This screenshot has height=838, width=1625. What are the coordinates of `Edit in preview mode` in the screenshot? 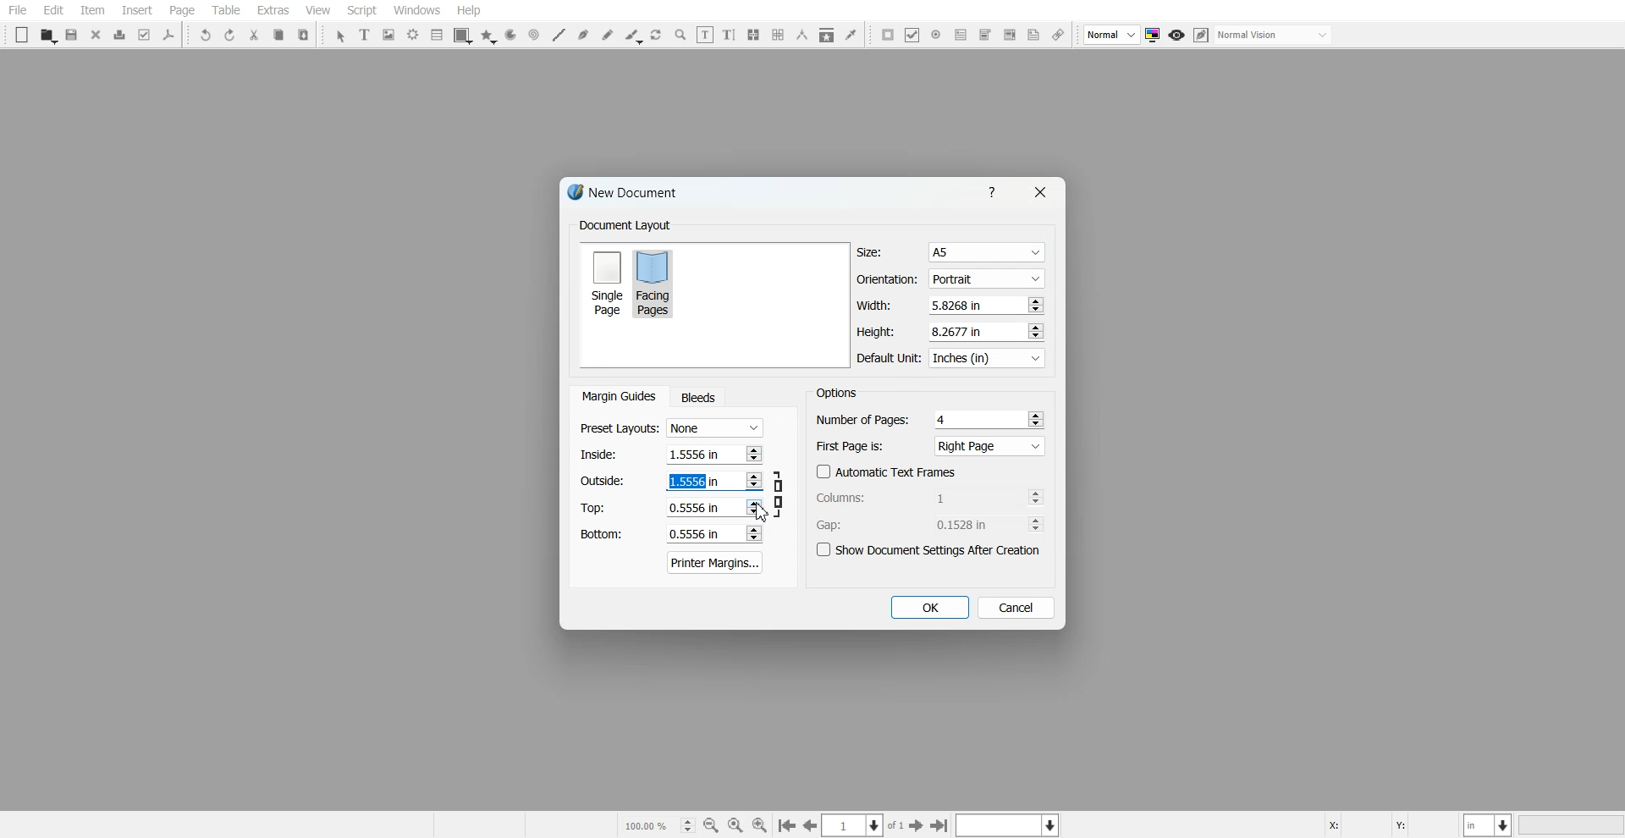 It's located at (1202, 35).